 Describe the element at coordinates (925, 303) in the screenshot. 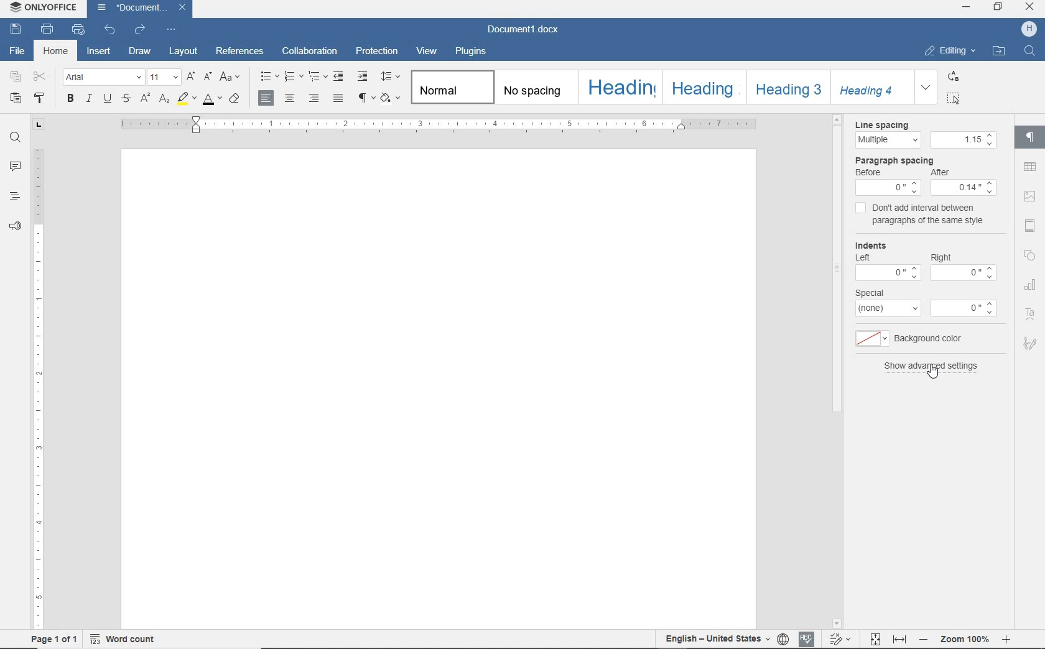

I see `special: none-0` at that location.